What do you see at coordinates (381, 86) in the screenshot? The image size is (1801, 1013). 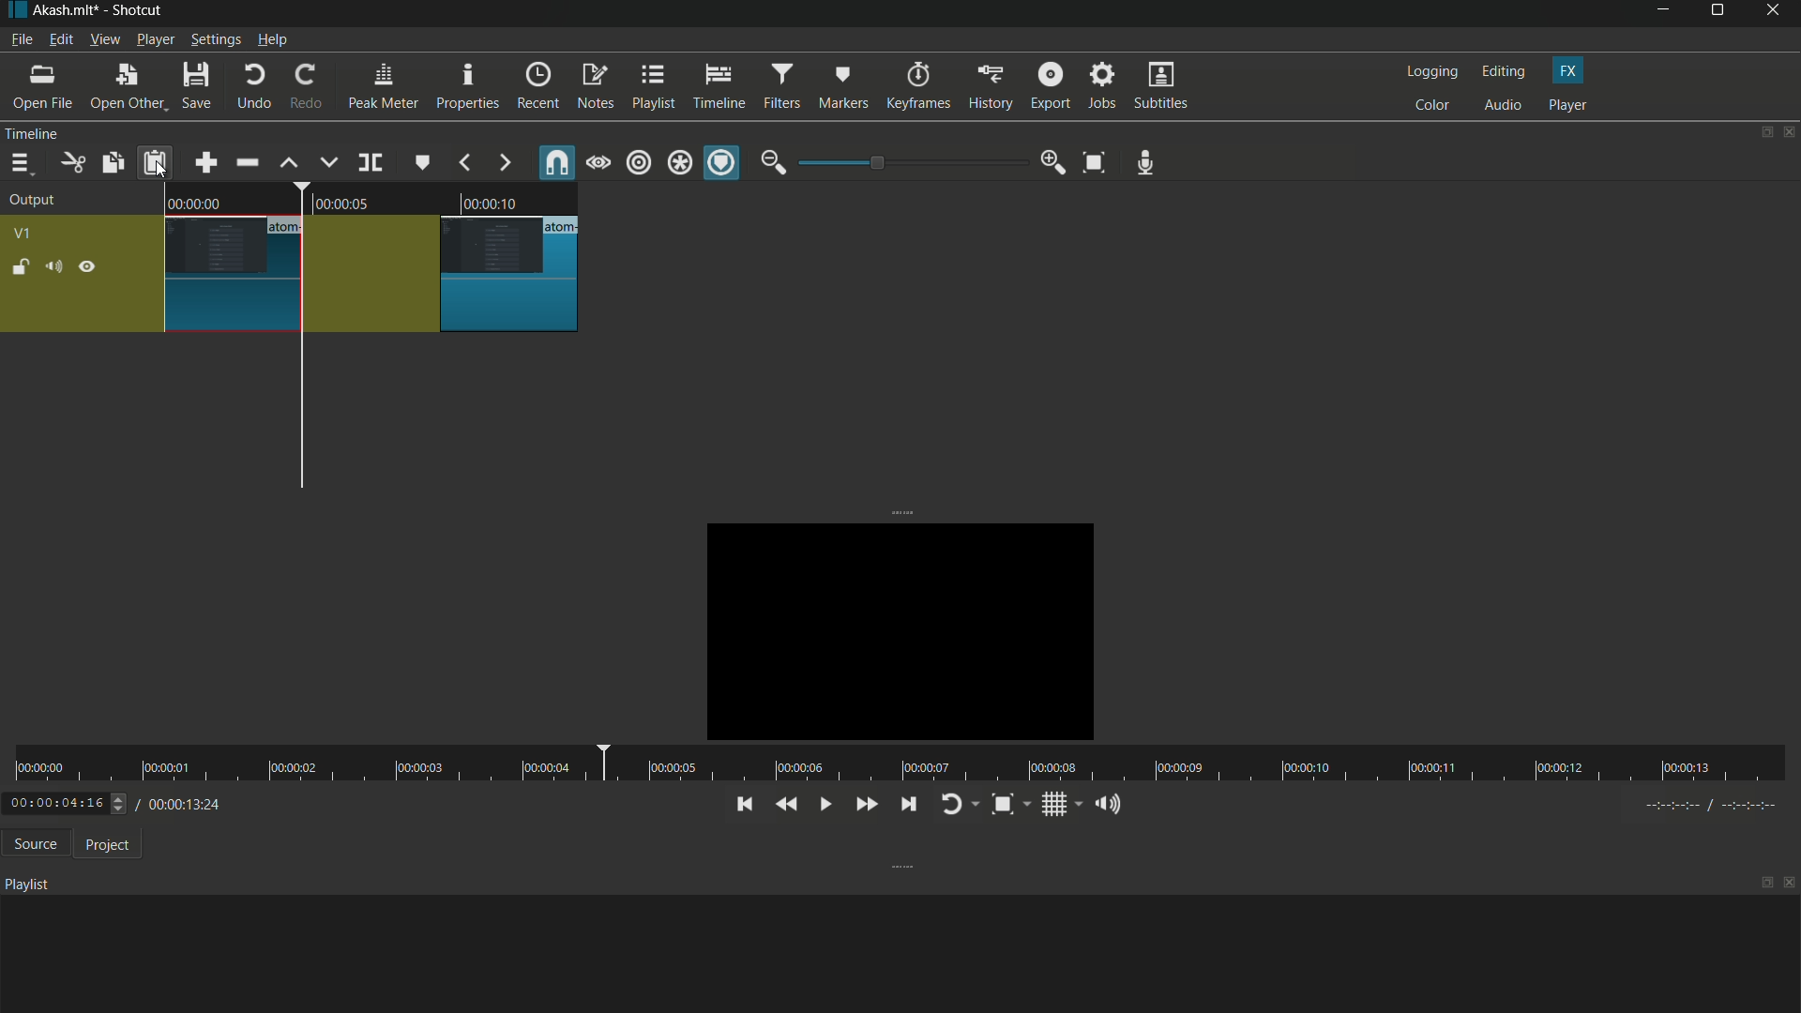 I see `peak meter` at bounding box center [381, 86].